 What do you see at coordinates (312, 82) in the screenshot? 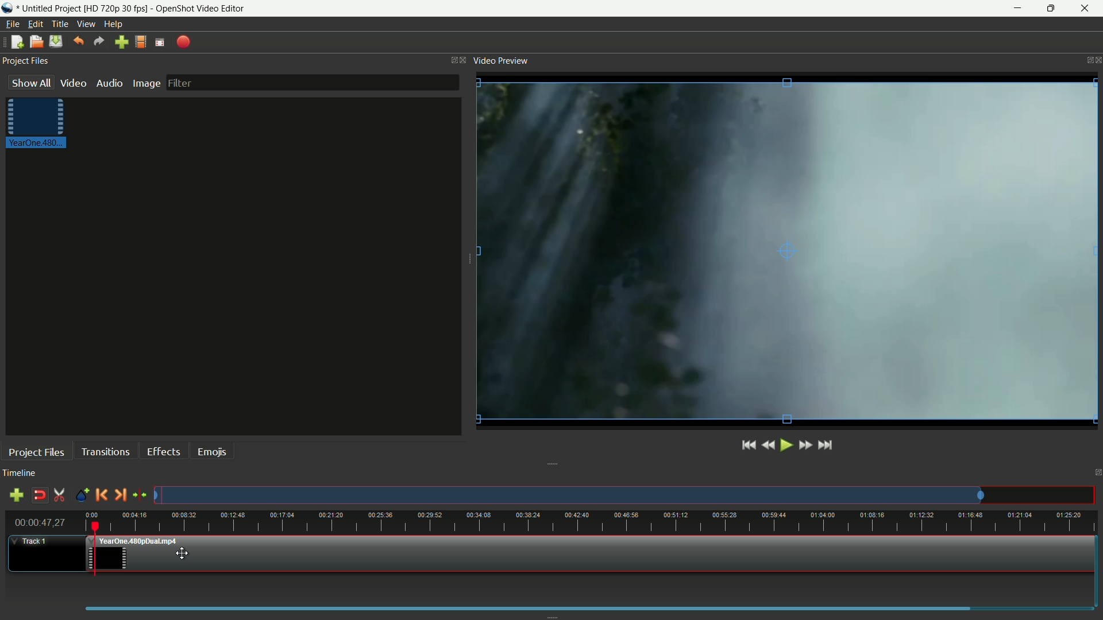
I see `filter bar` at bounding box center [312, 82].